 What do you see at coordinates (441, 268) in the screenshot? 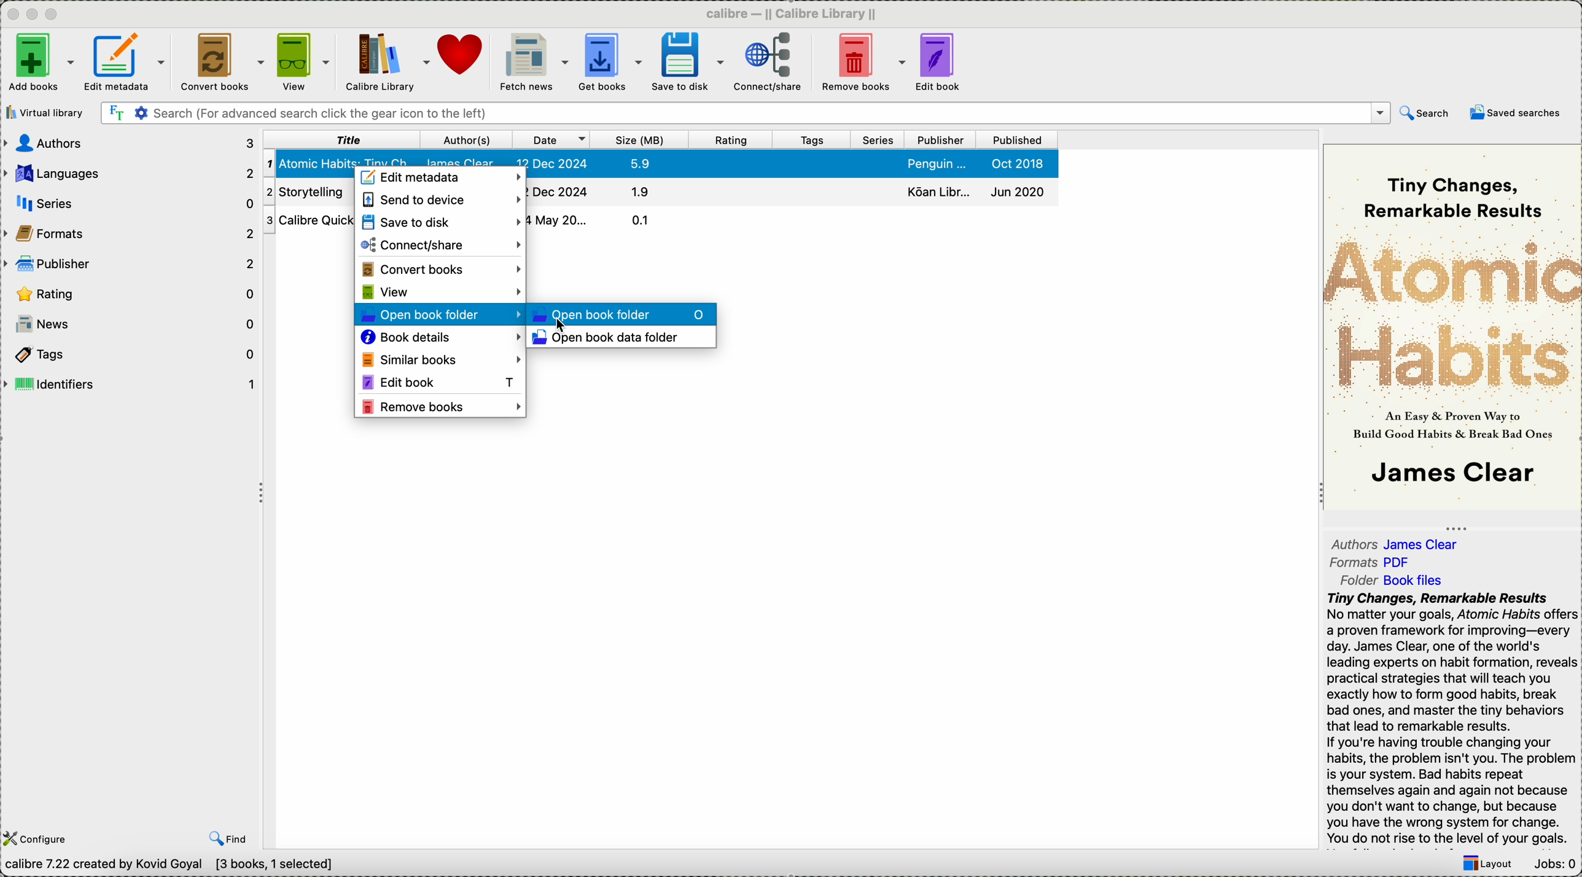
I see `convert books` at bounding box center [441, 268].